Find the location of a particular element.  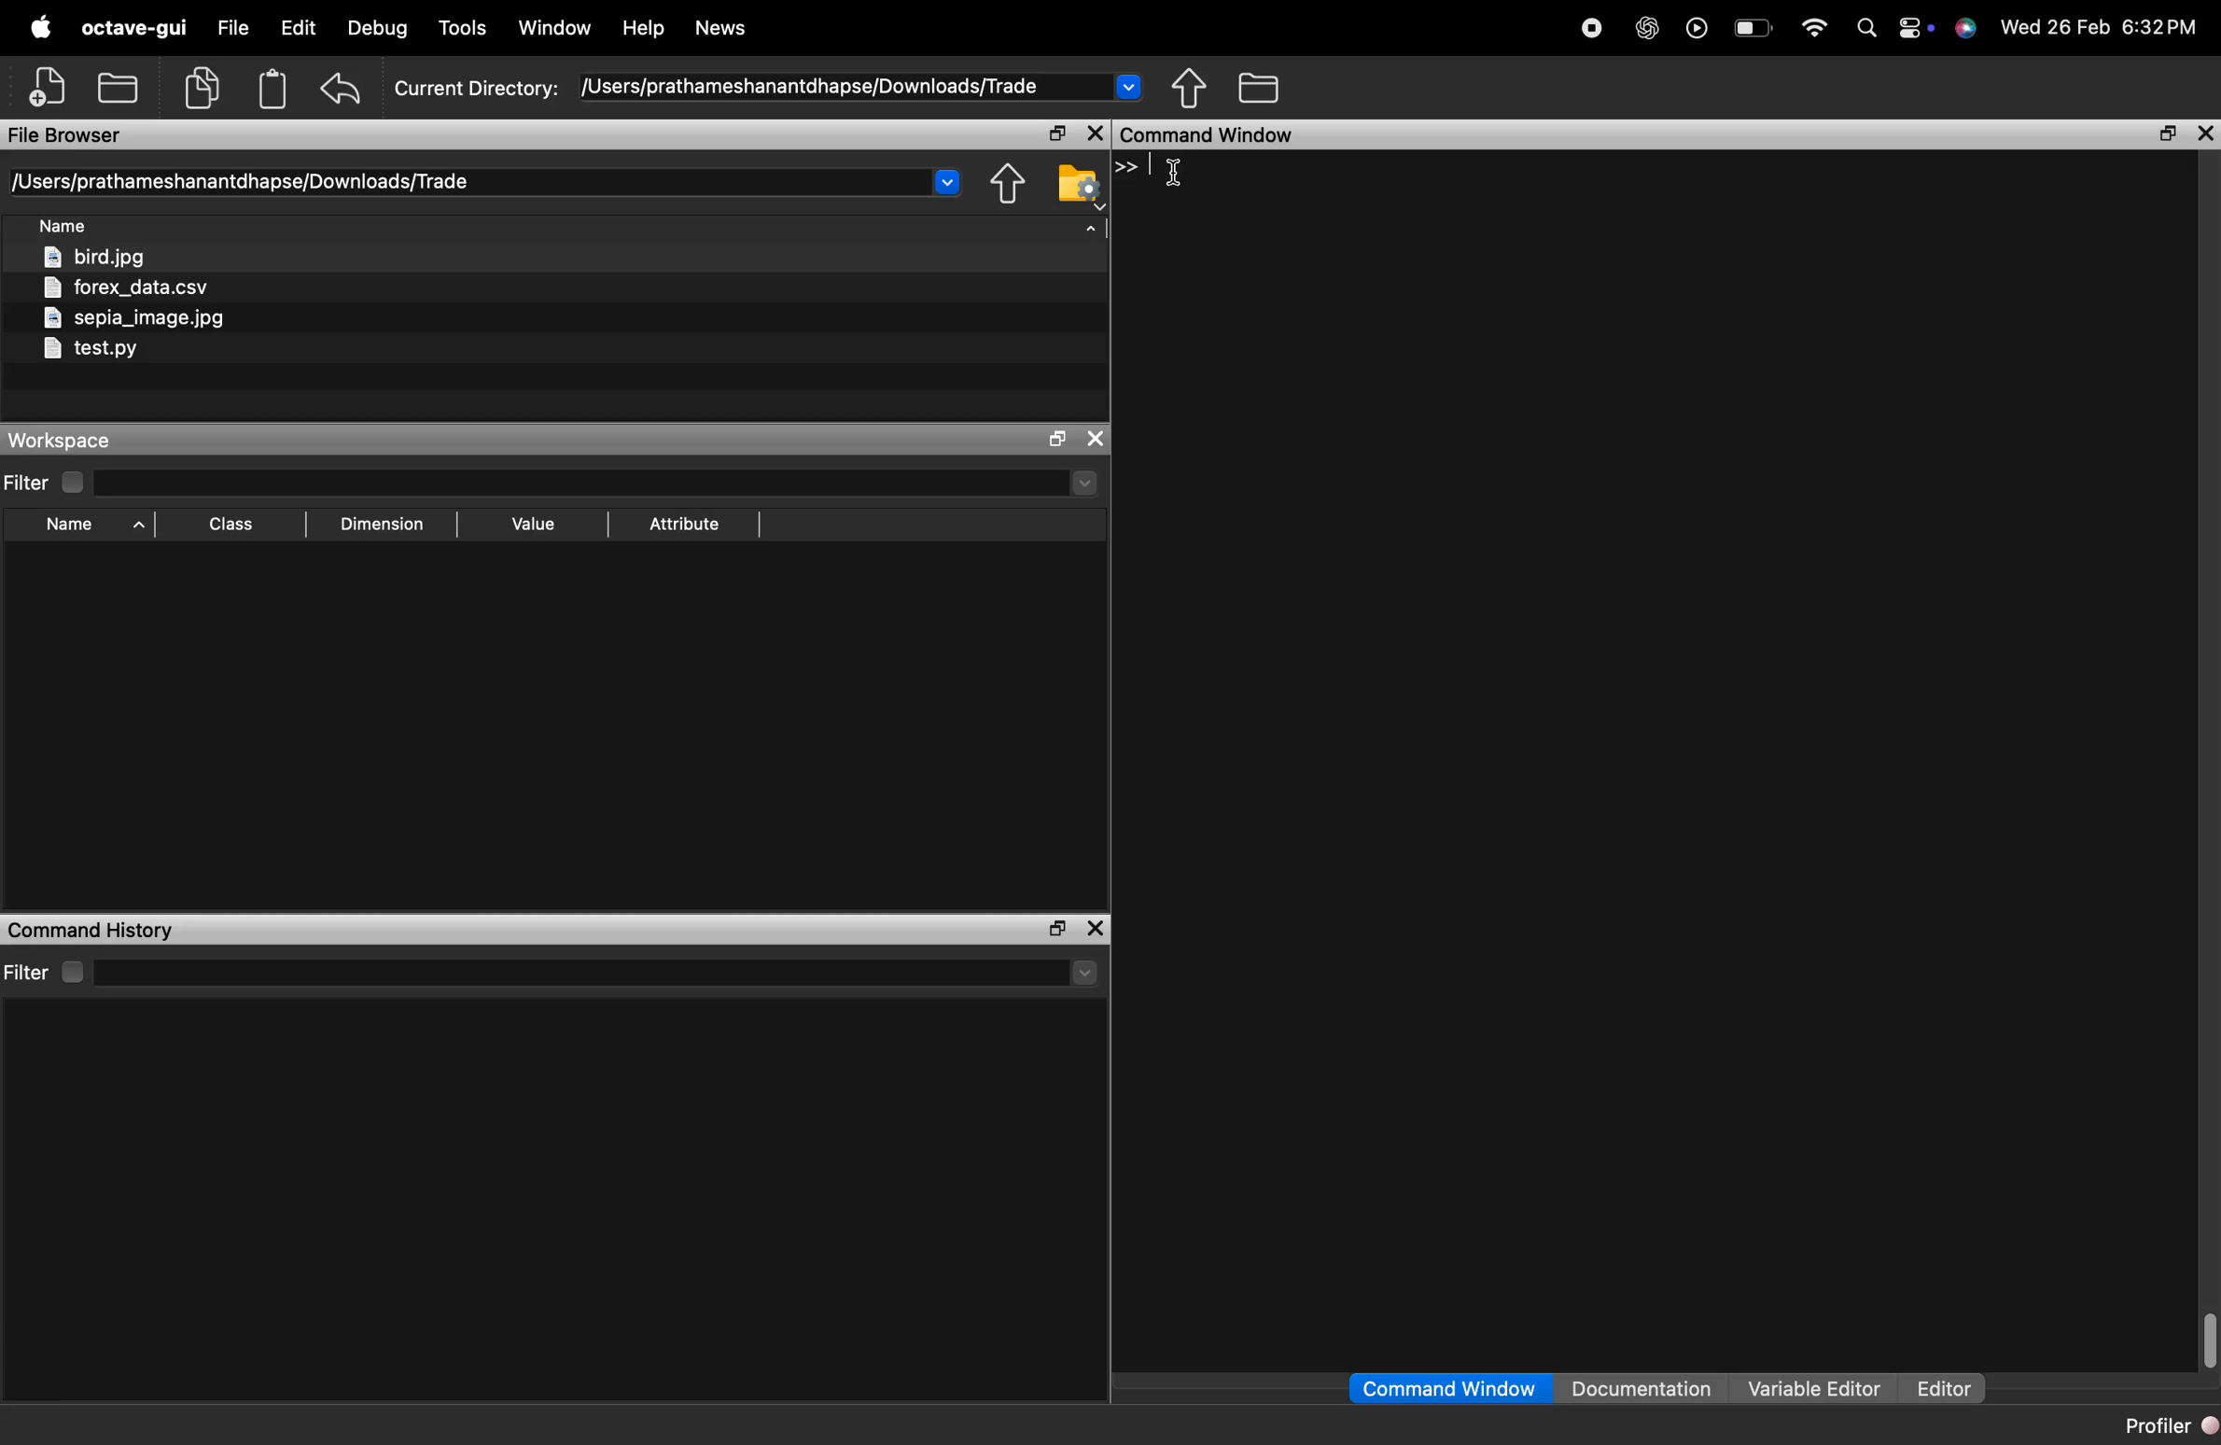

paste is located at coordinates (274, 88).